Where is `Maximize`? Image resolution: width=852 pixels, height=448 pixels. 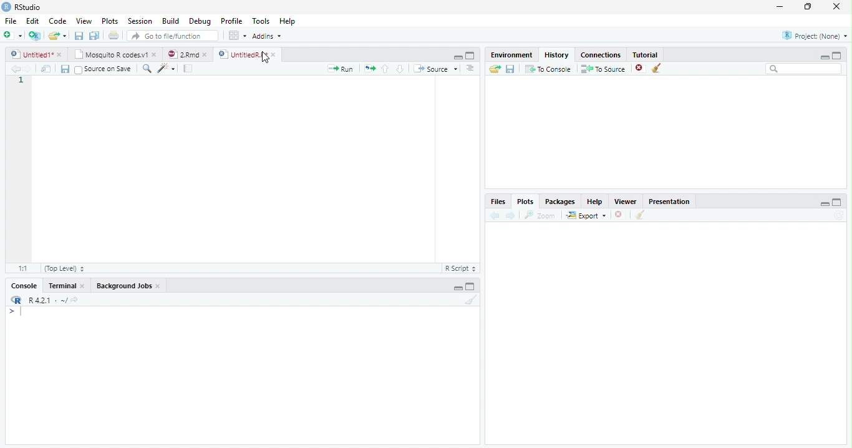
Maximize is located at coordinates (470, 56).